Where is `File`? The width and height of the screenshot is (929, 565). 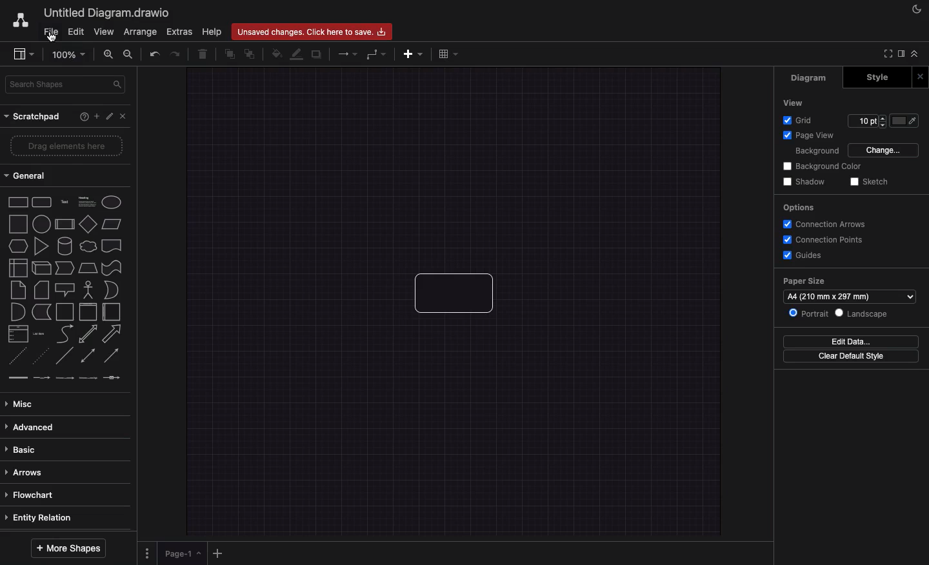 File is located at coordinates (50, 32).